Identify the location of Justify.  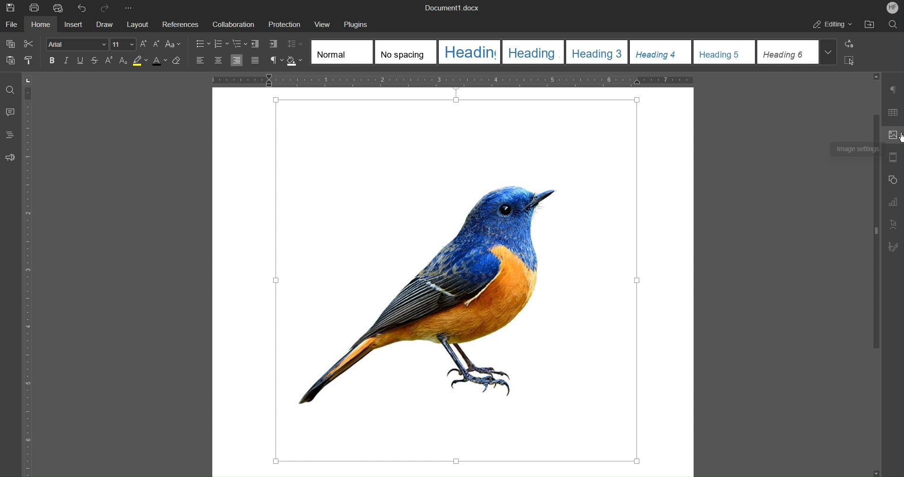
(255, 60).